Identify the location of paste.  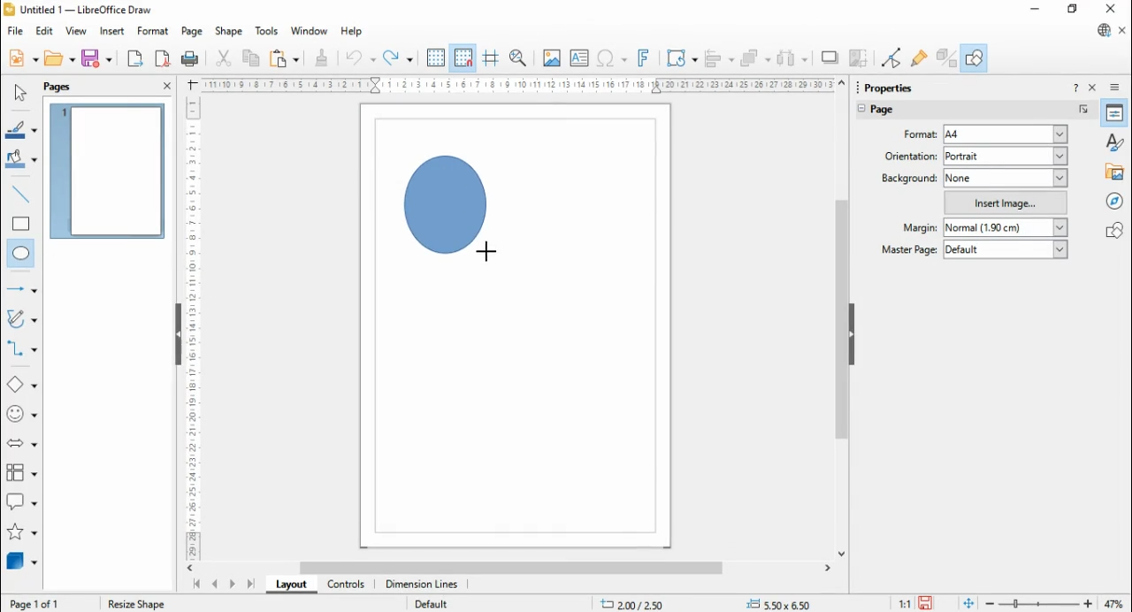
(283, 57).